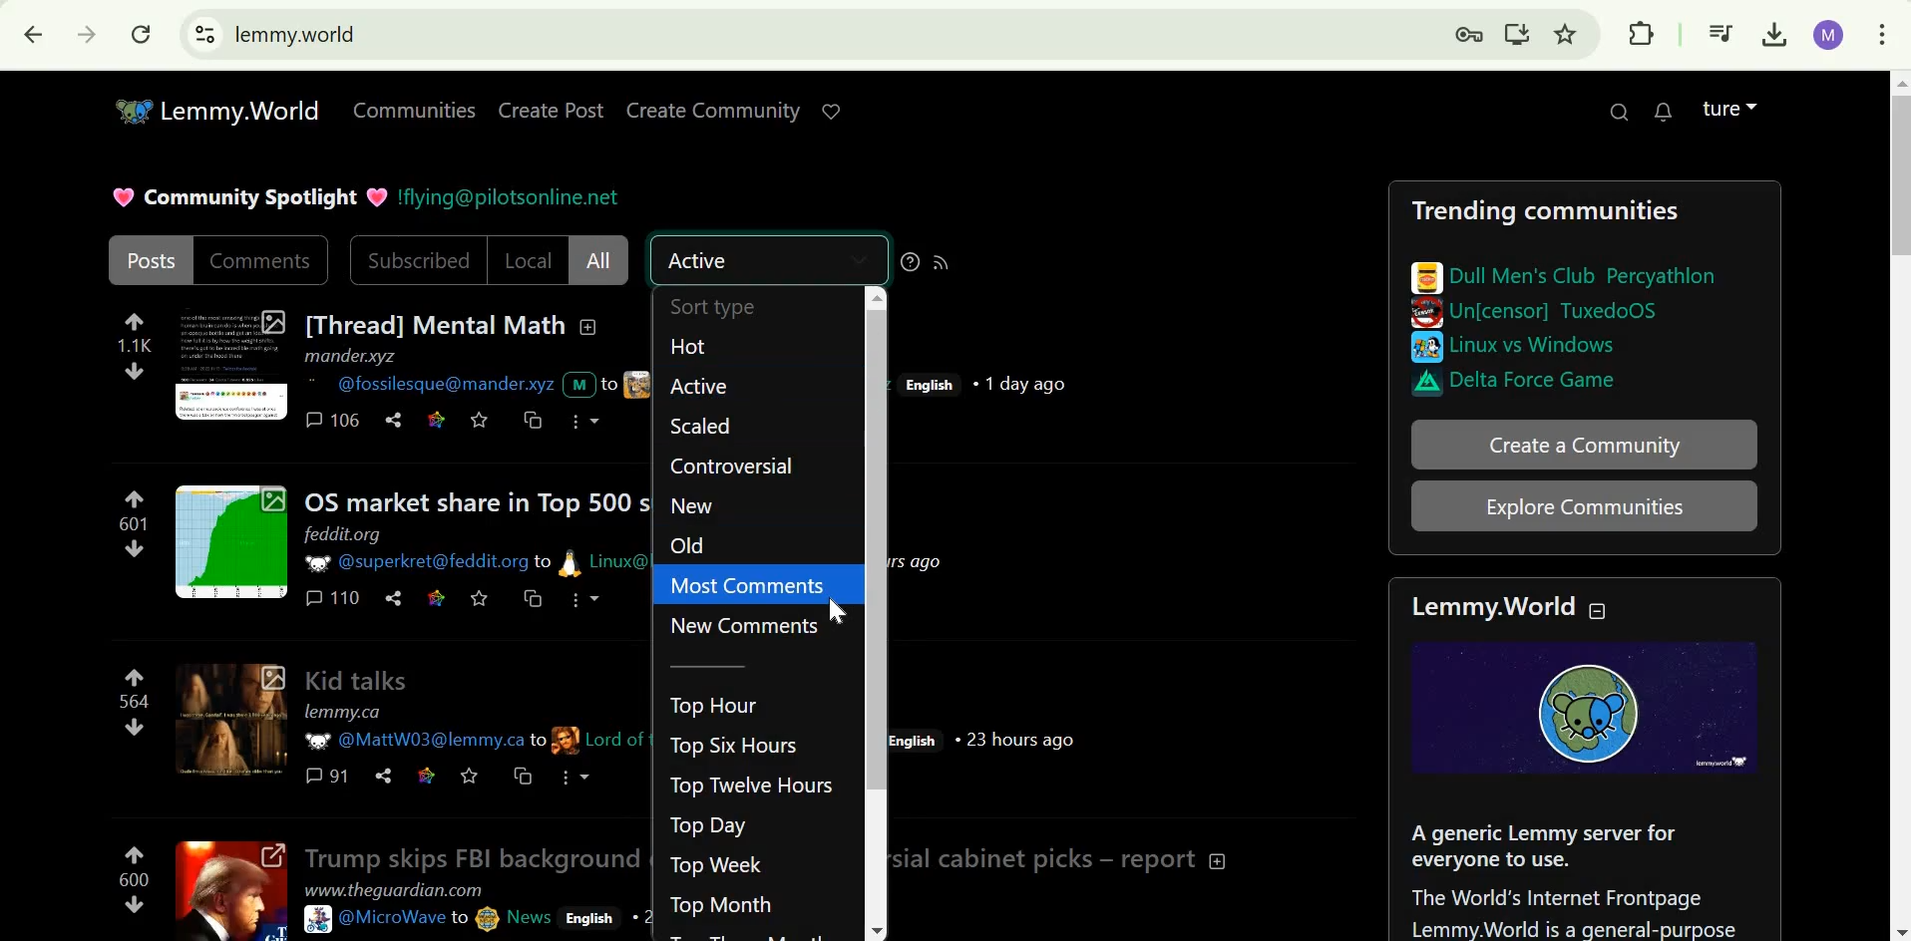 This screenshot has width=1911, height=941. I want to click on communities, so click(417, 111).